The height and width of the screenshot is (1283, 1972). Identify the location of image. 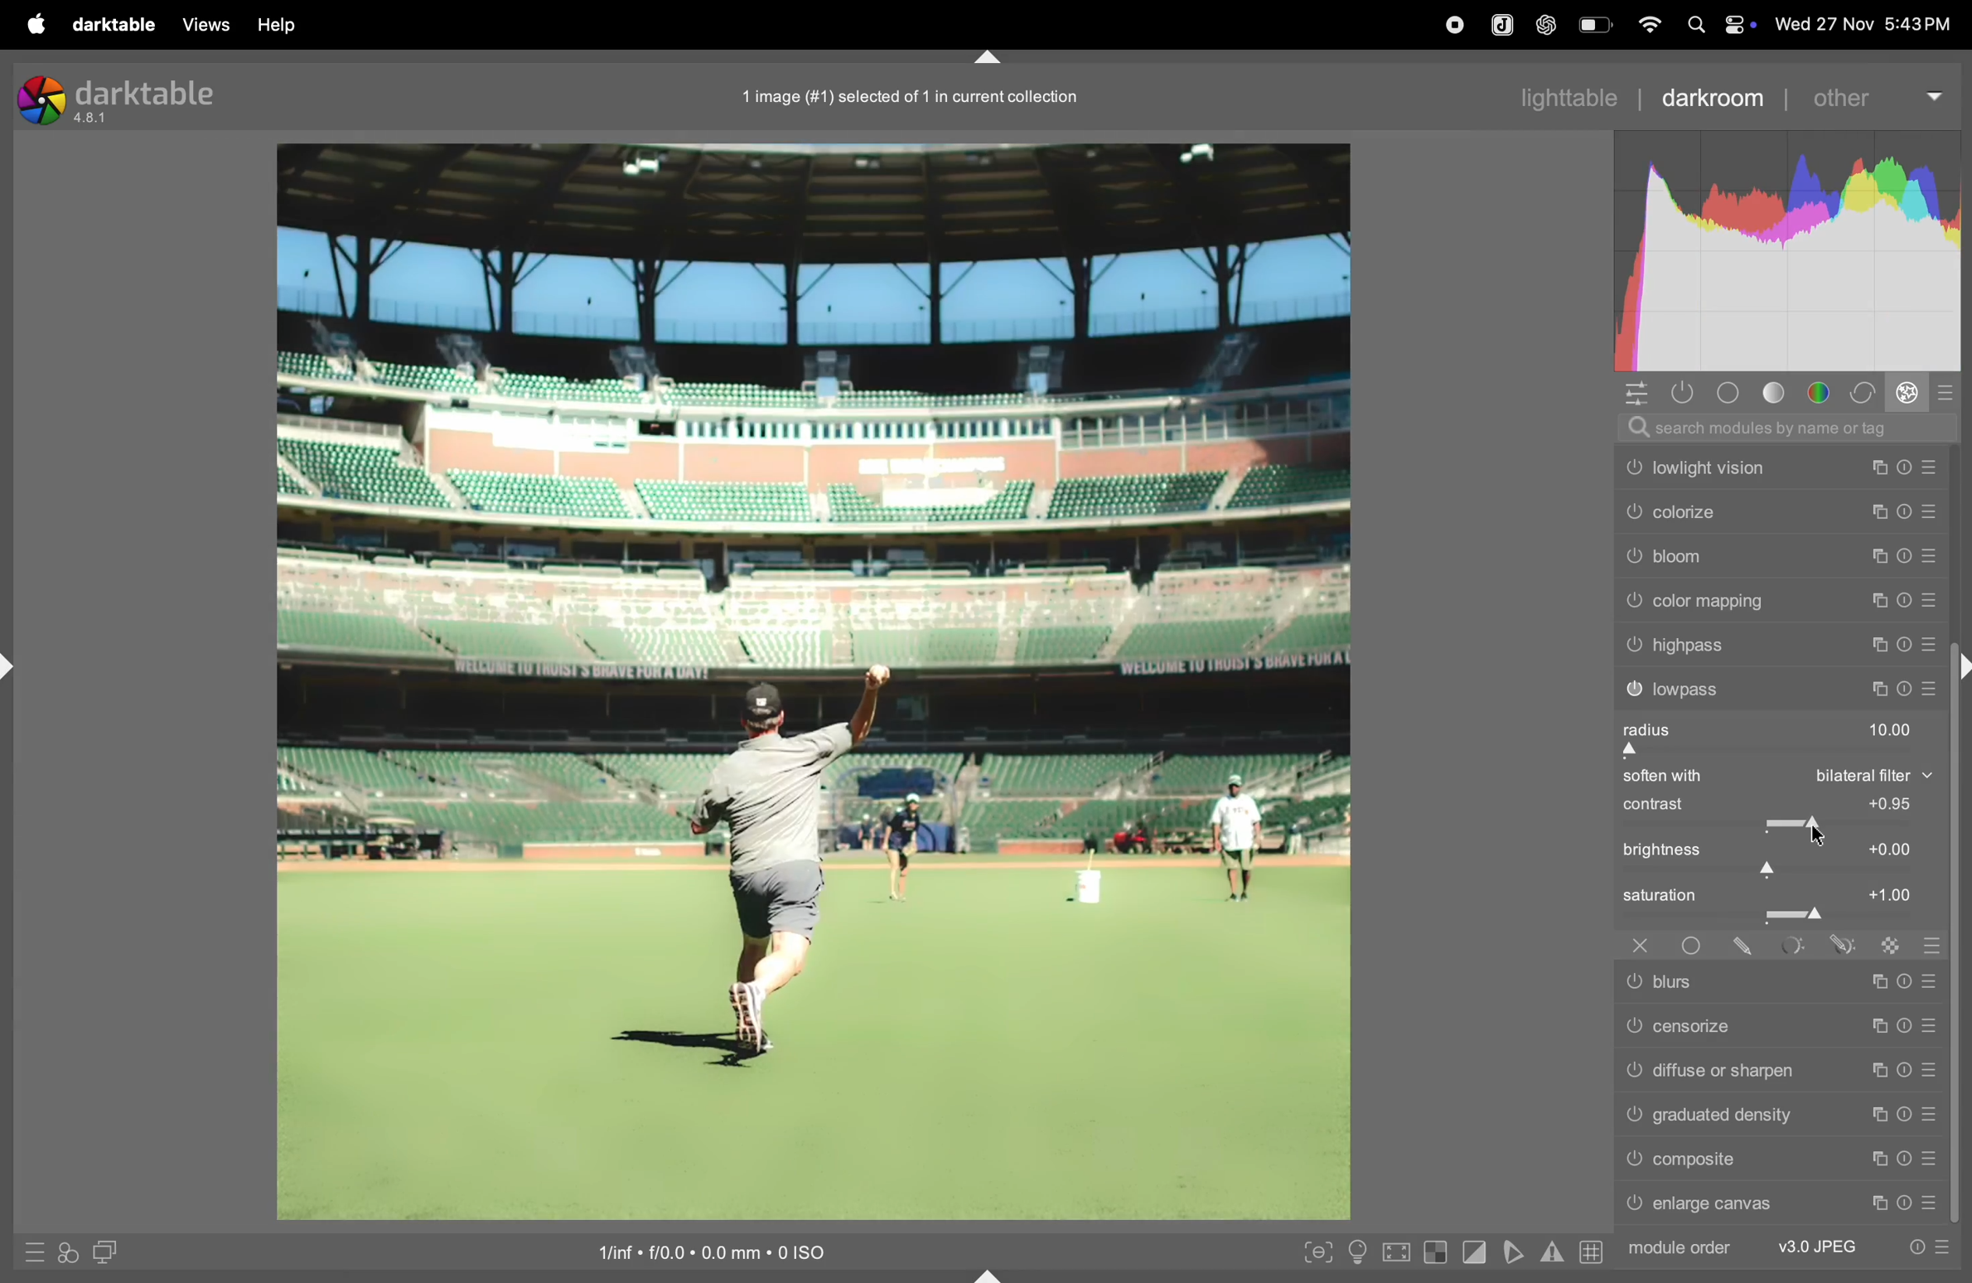
(813, 678).